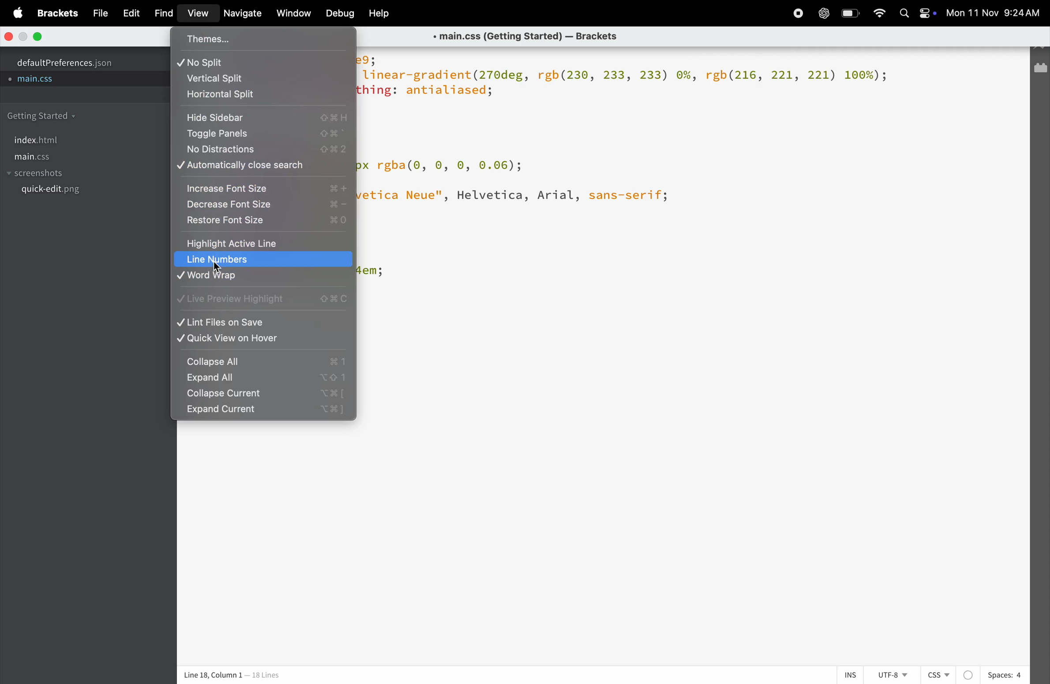  I want to click on increase font size, so click(265, 186).